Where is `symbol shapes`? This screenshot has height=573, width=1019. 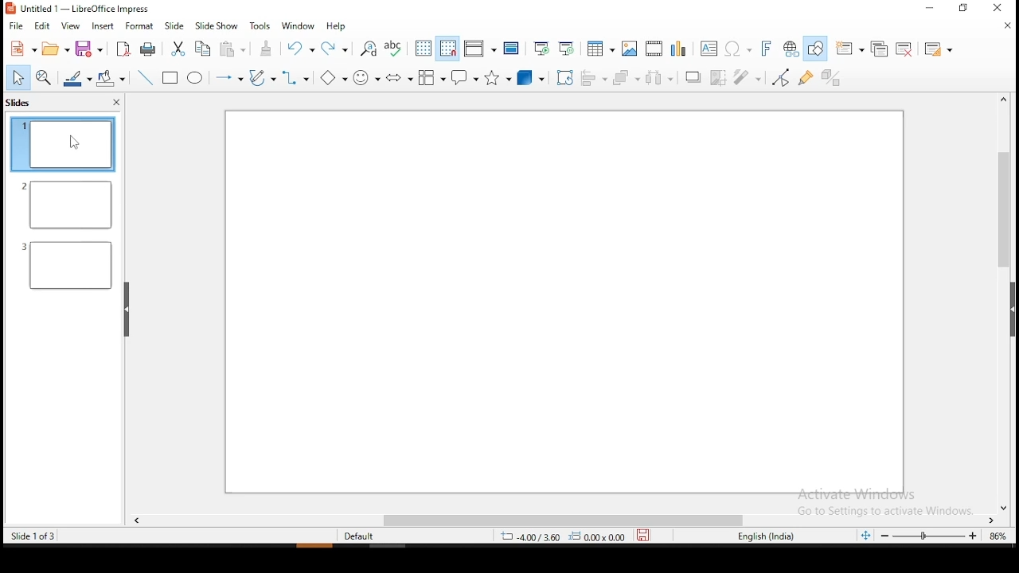
symbol shapes is located at coordinates (369, 79).